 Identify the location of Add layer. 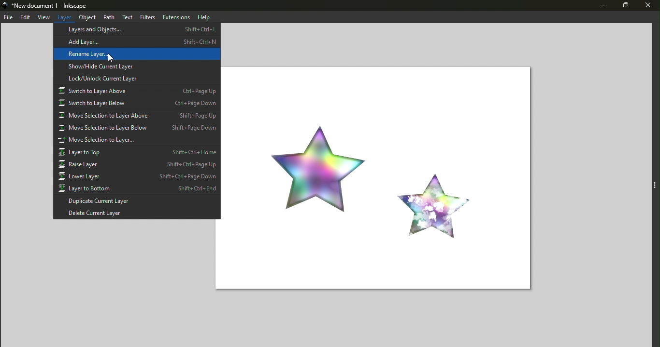
(137, 41).